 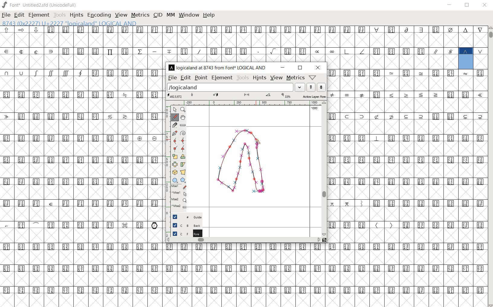 What do you see at coordinates (39, 15) in the screenshot?
I see `element` at bounding box center [39, 15].